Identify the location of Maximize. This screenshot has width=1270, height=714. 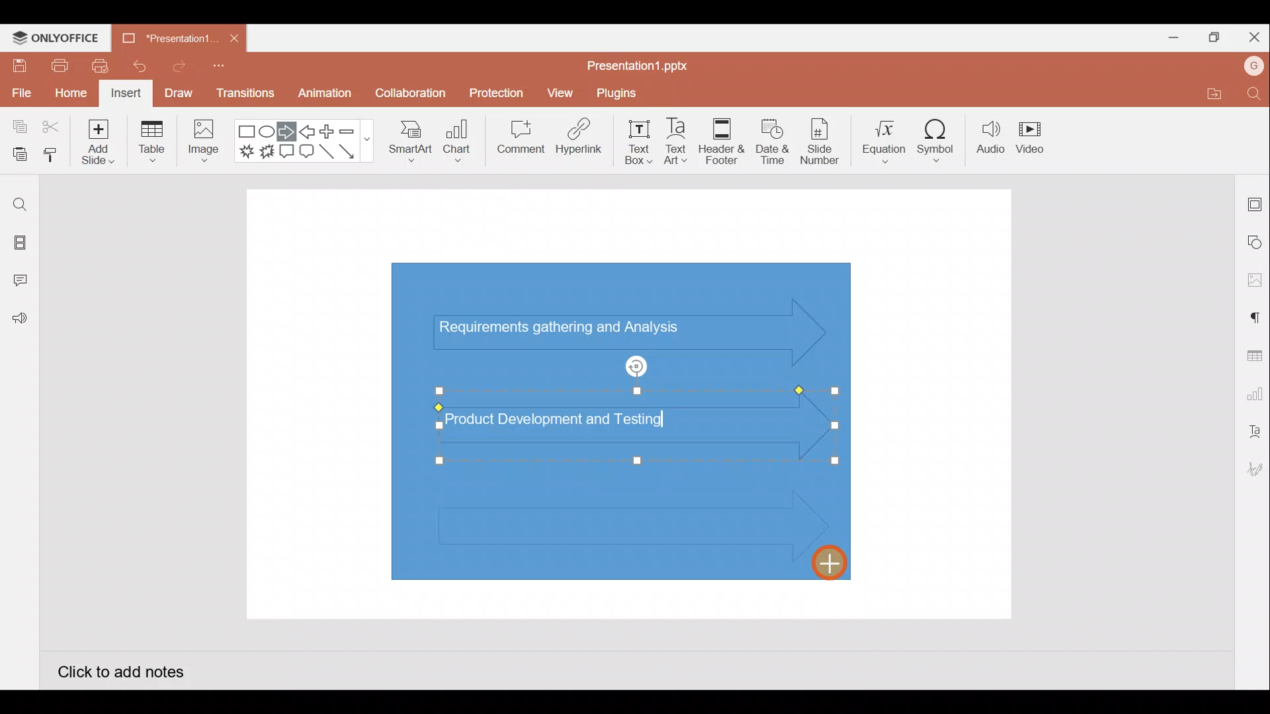
(1210, 38).